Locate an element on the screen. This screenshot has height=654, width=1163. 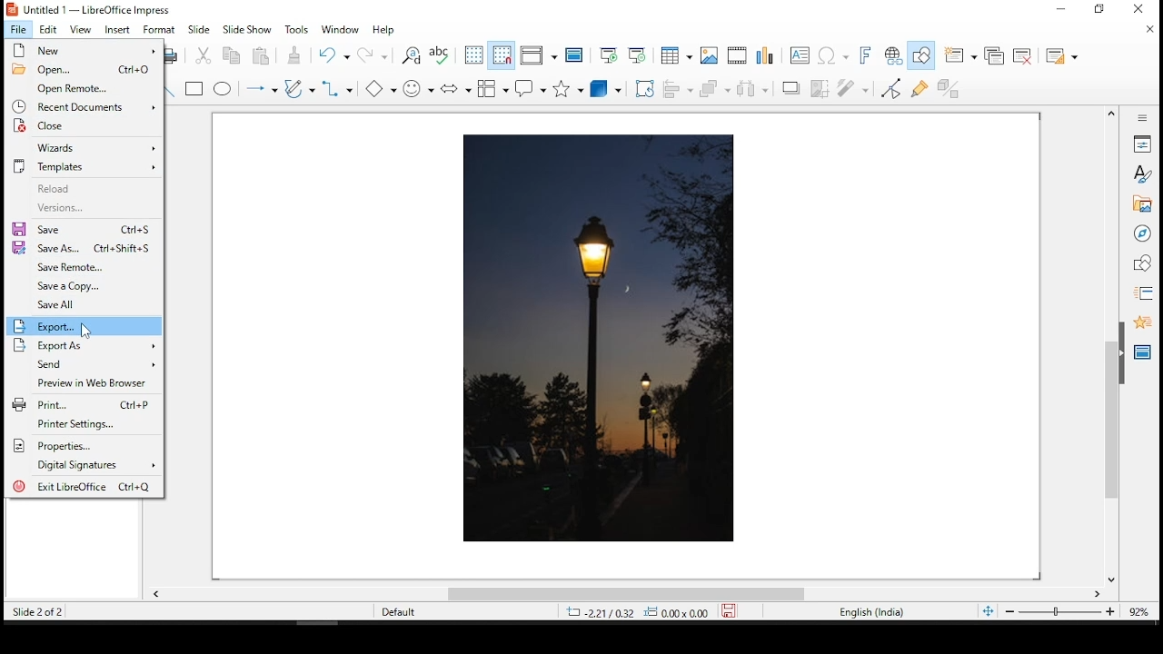
properties is located at coordinates (86, 446).